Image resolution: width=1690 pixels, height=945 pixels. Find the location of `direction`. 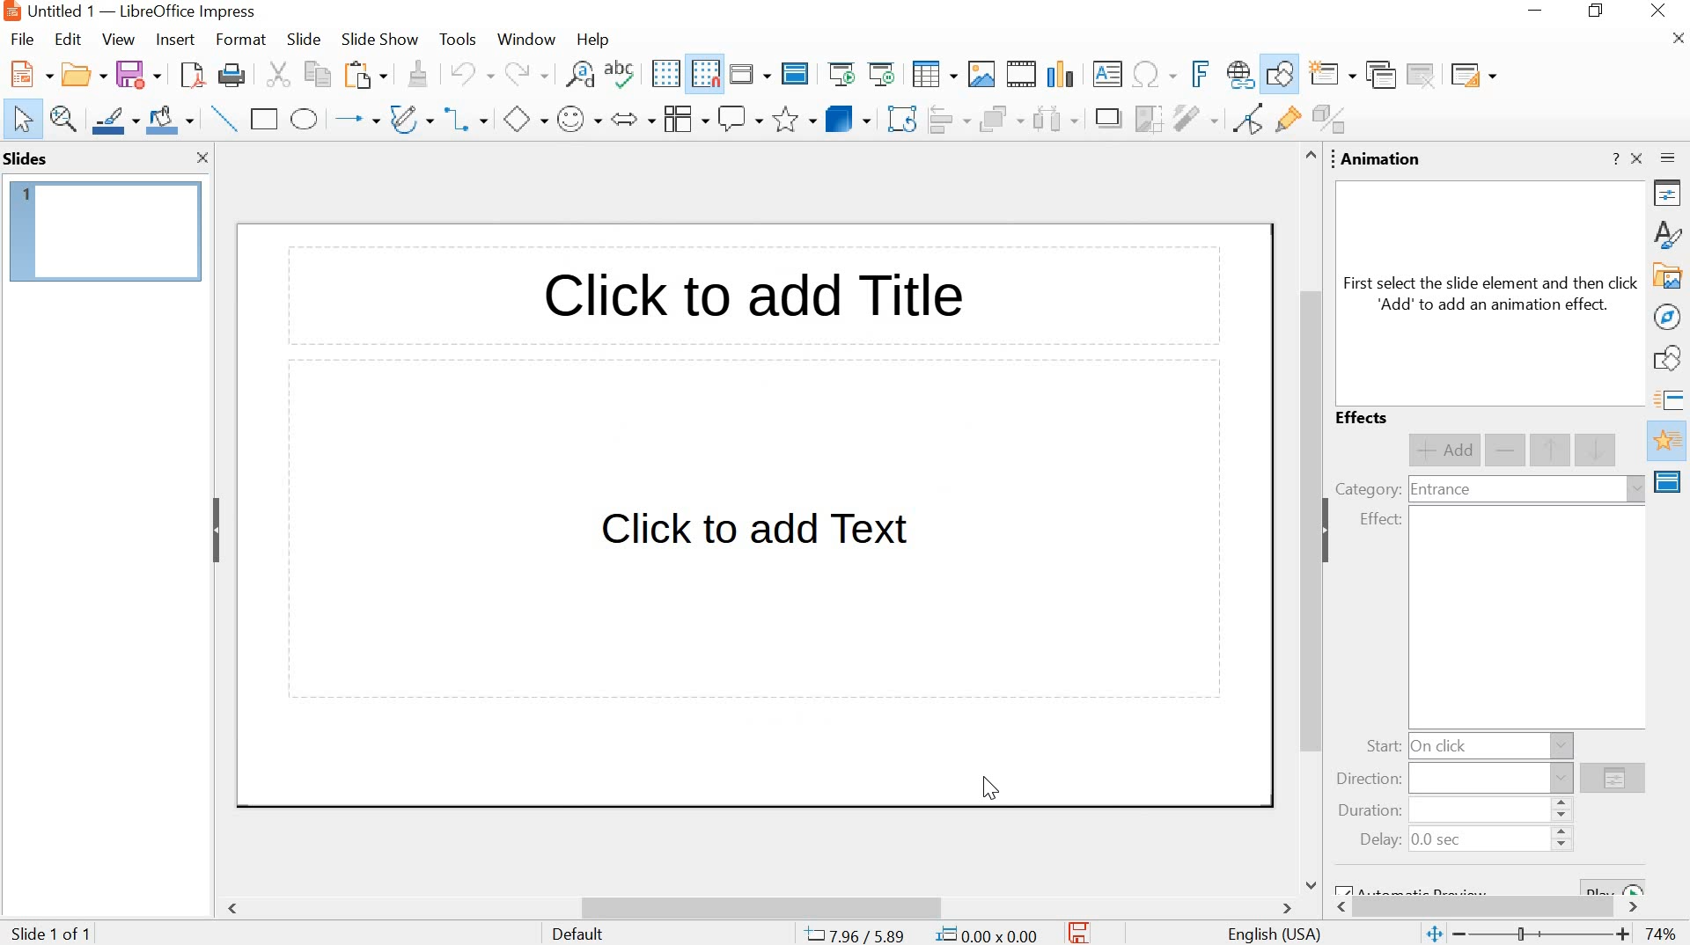

direction is located at coordinates (1370, 780).